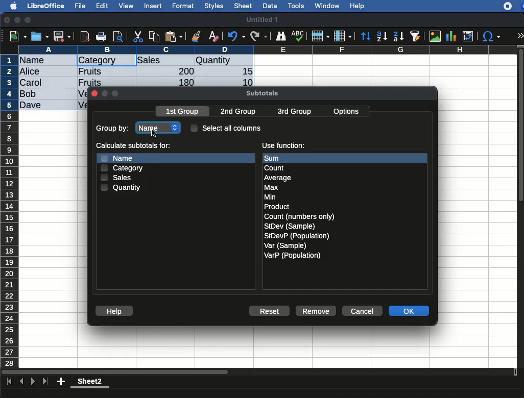 The width and height of the screenshot is (524, 398). I want to click on VarP (Population), so click(292, 256).